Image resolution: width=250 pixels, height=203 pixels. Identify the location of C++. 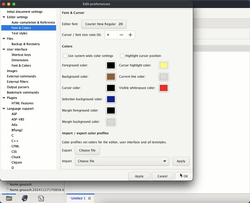
(14, 141).